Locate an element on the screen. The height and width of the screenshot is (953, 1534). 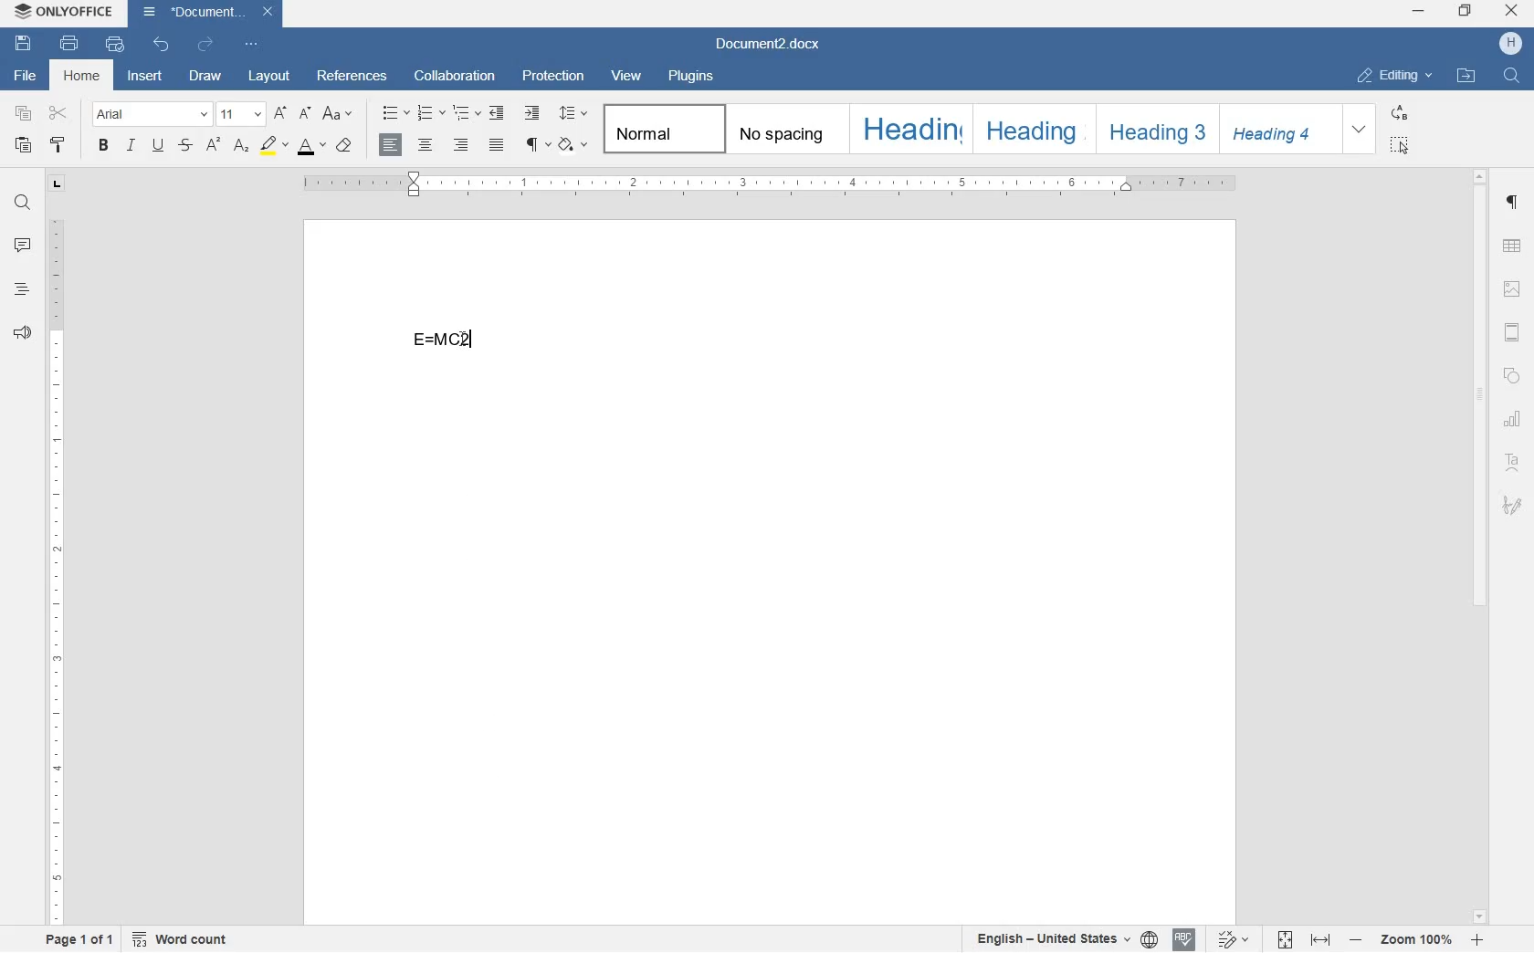
find is located at coordinates (1509, 75).